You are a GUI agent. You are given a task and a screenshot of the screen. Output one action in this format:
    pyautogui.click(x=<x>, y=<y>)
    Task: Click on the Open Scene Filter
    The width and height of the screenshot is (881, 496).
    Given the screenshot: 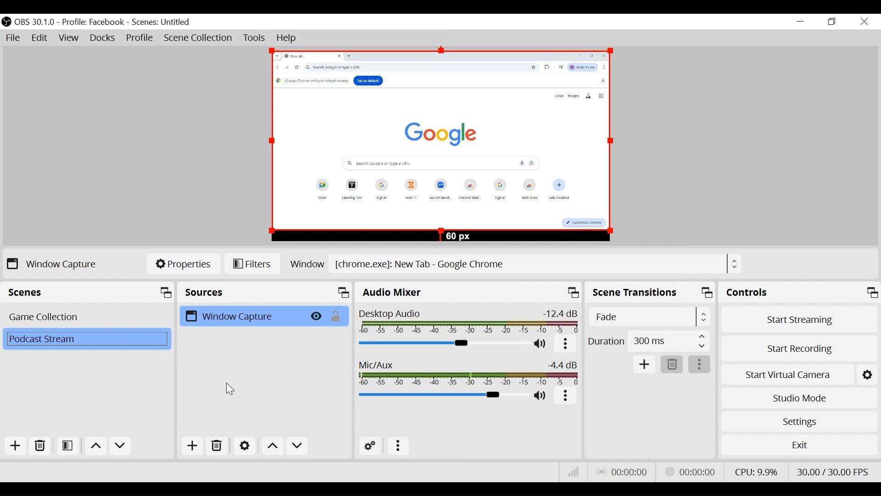 What is the action you would take?
    pyautogui.click(x=67, y=445)
    